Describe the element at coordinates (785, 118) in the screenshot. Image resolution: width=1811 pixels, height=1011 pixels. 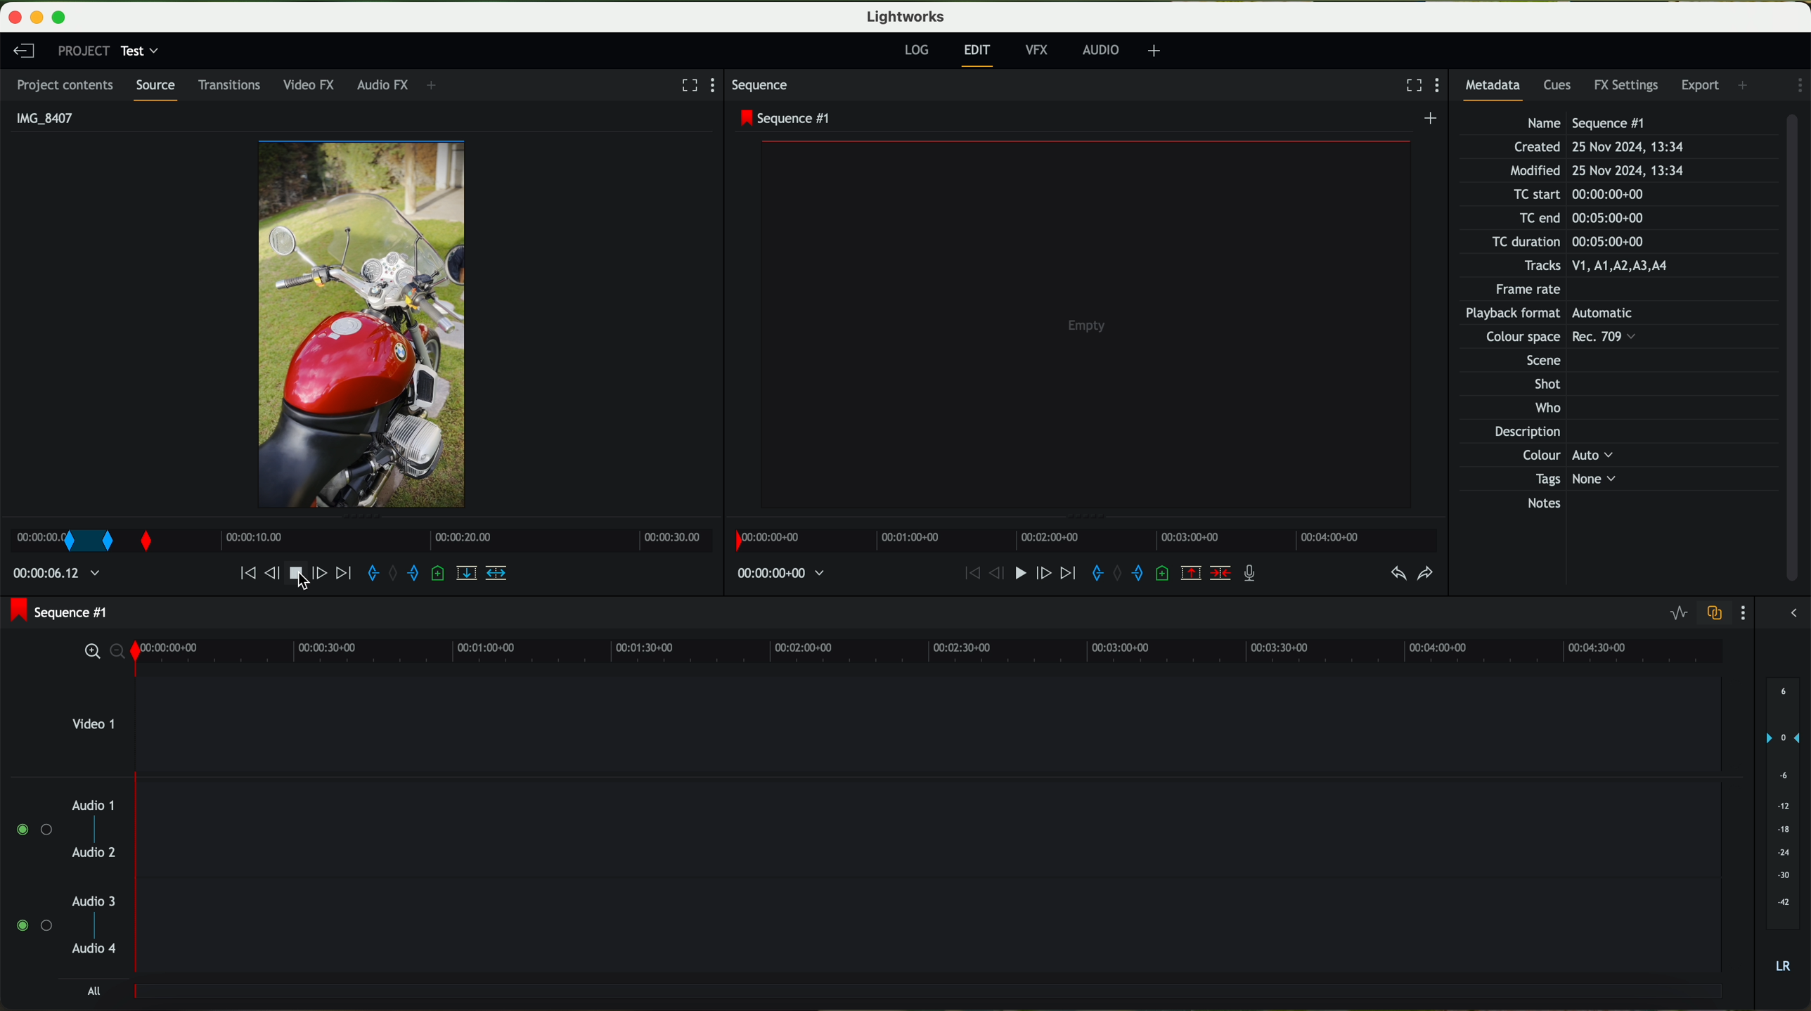
I see `sequence #1` at that location.